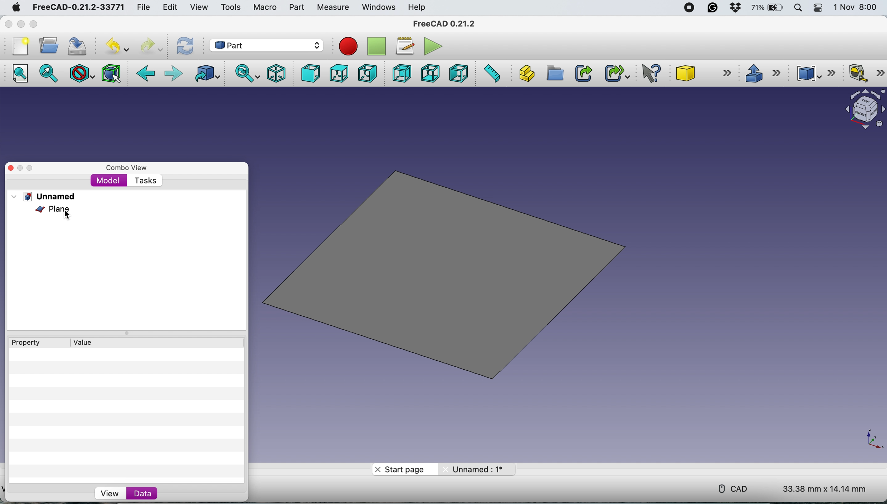 This screenshot has width=887, height=504. What do you see at coordinates (338, 74) in the screenshot?
I see `top` at bounding box center [338, 74].